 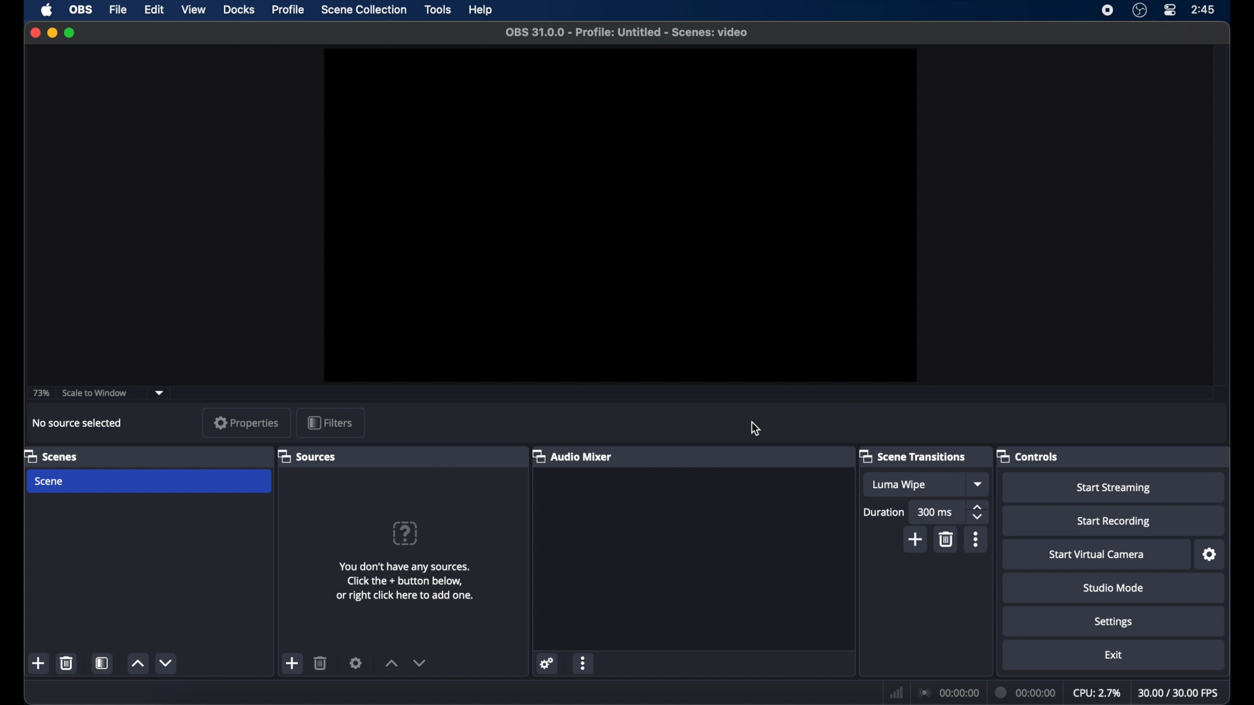 What do you see at coordinates (404, 581) in the screenshot?
I see `add sources information` at bounding box center [404, 581].